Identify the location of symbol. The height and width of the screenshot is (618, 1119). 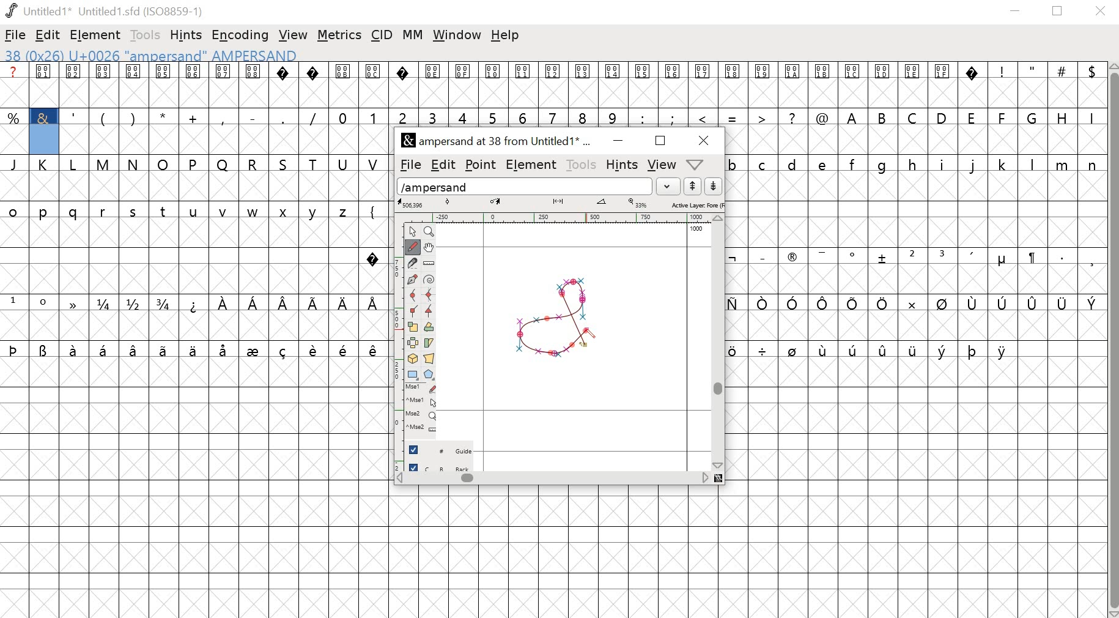
(942, 303).